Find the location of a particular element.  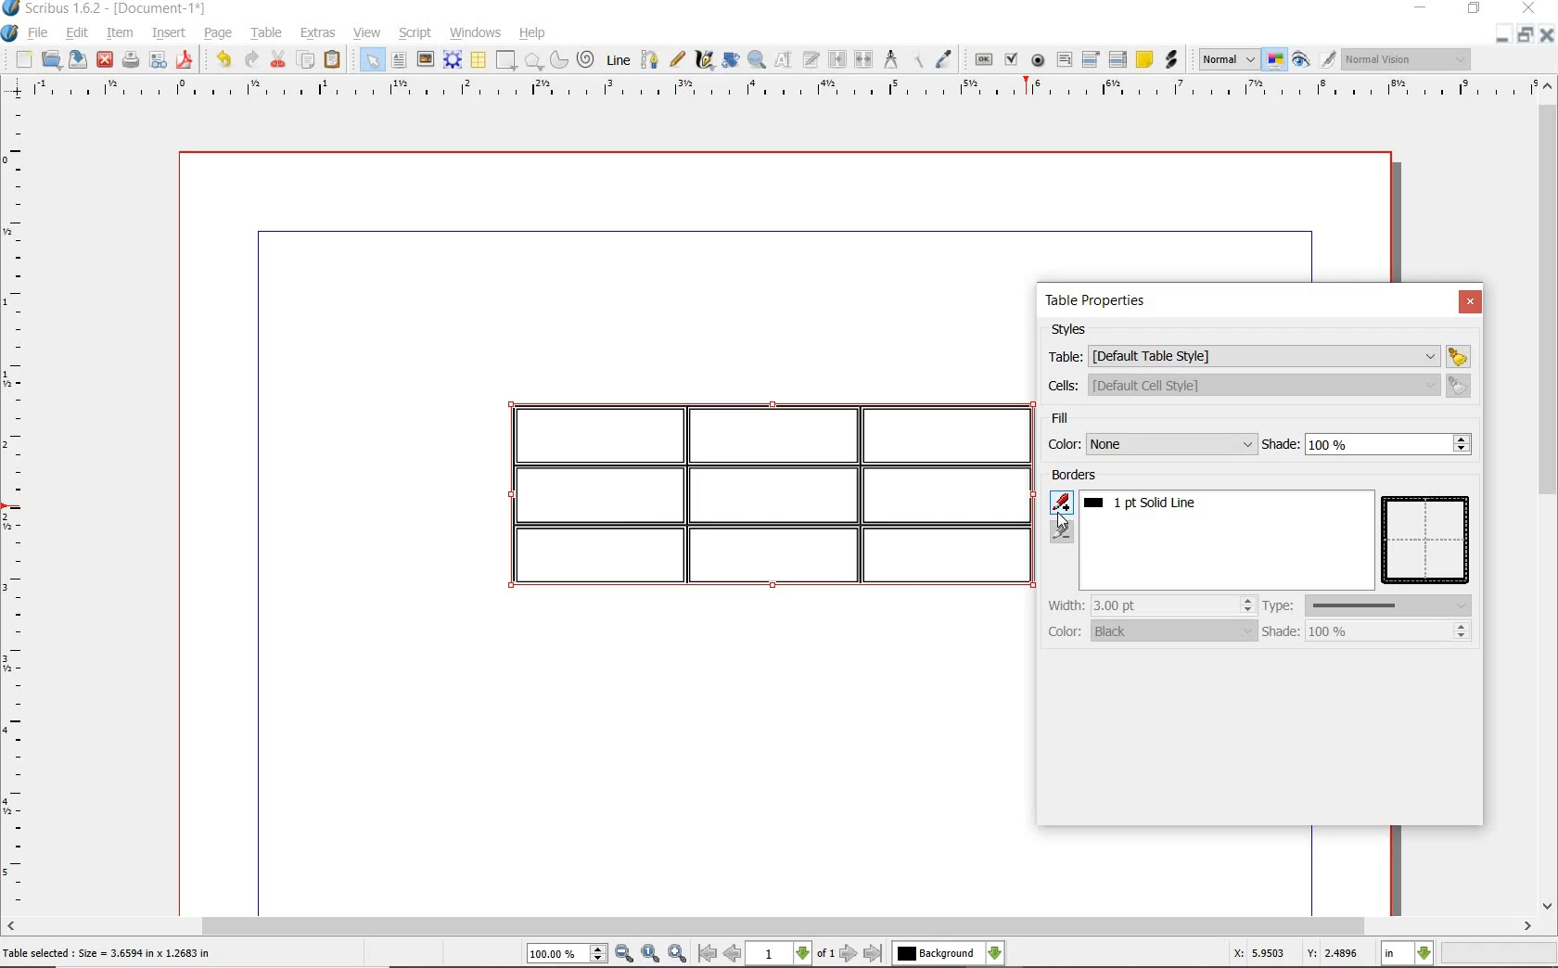

select the image preview quality is located at coordinates (1223, 59).